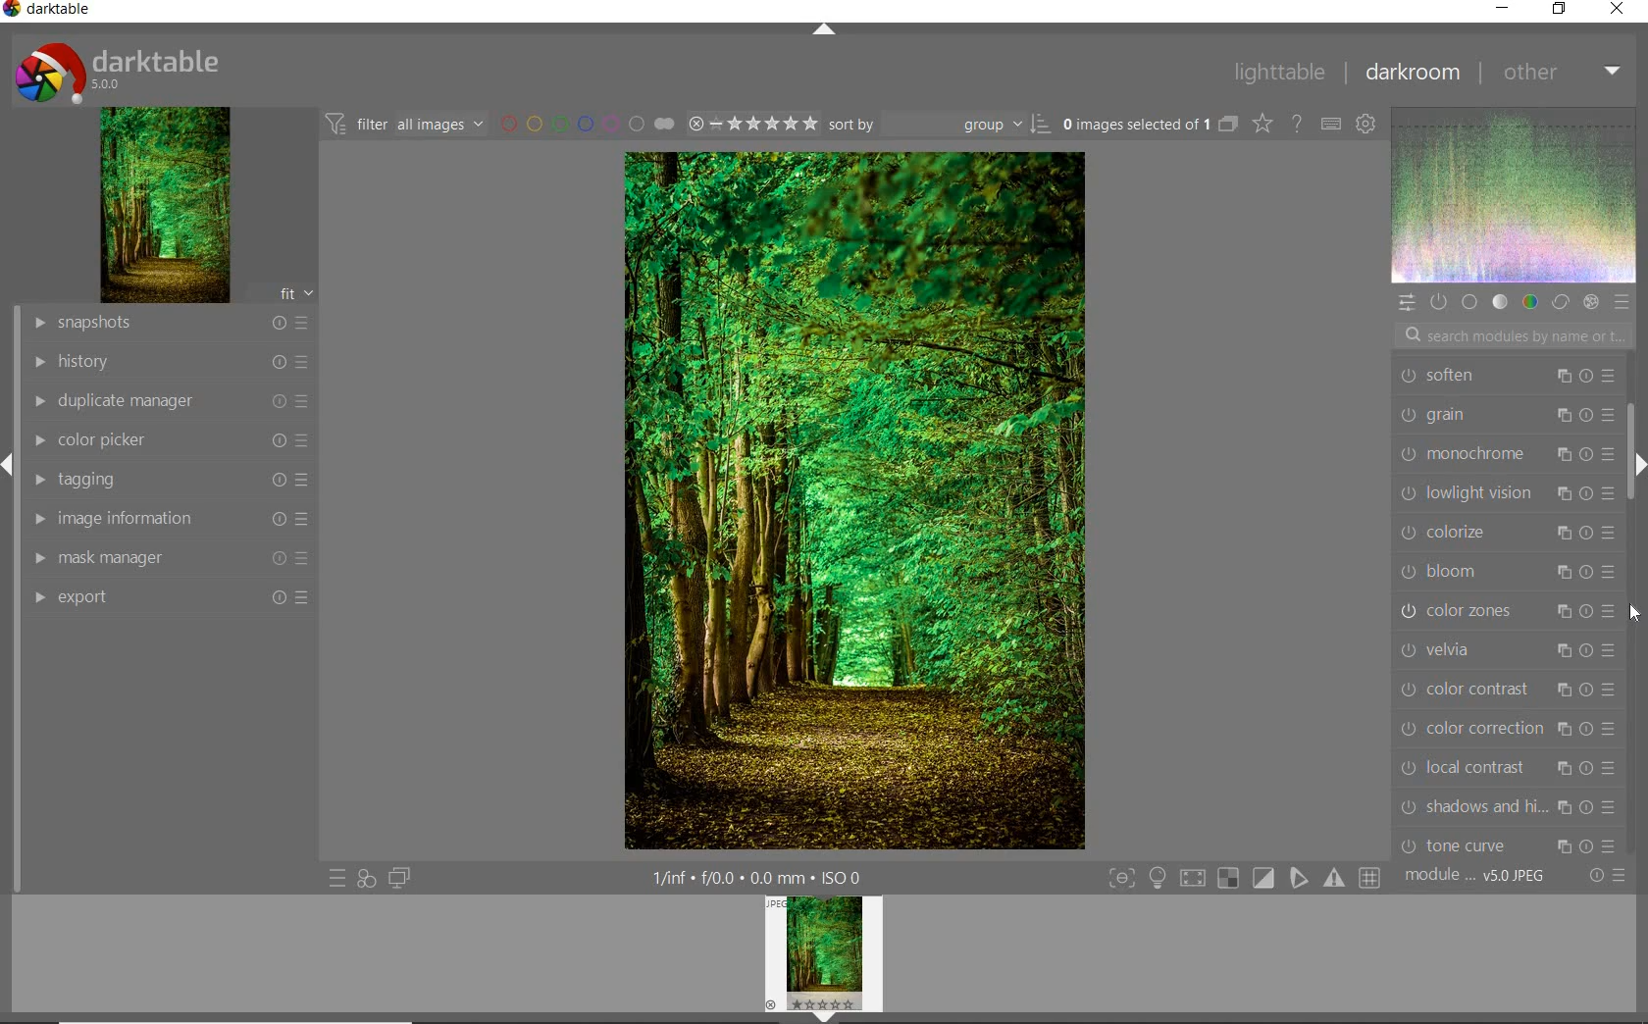 Image resolution: width=1648 pixels, height=1024 pixels. I want to click on monochrome, so click(1507, 453).